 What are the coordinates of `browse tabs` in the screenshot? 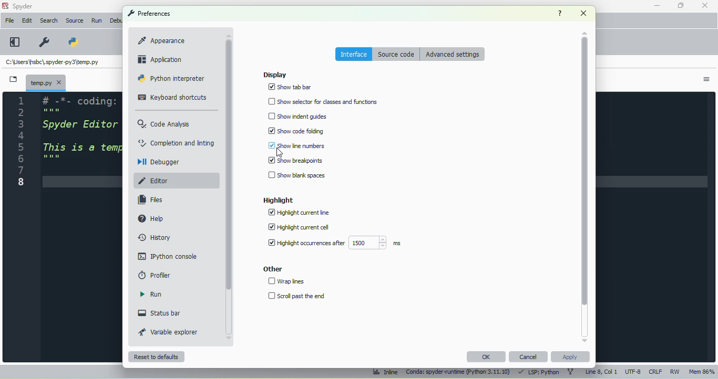 It's located at (13, 79).